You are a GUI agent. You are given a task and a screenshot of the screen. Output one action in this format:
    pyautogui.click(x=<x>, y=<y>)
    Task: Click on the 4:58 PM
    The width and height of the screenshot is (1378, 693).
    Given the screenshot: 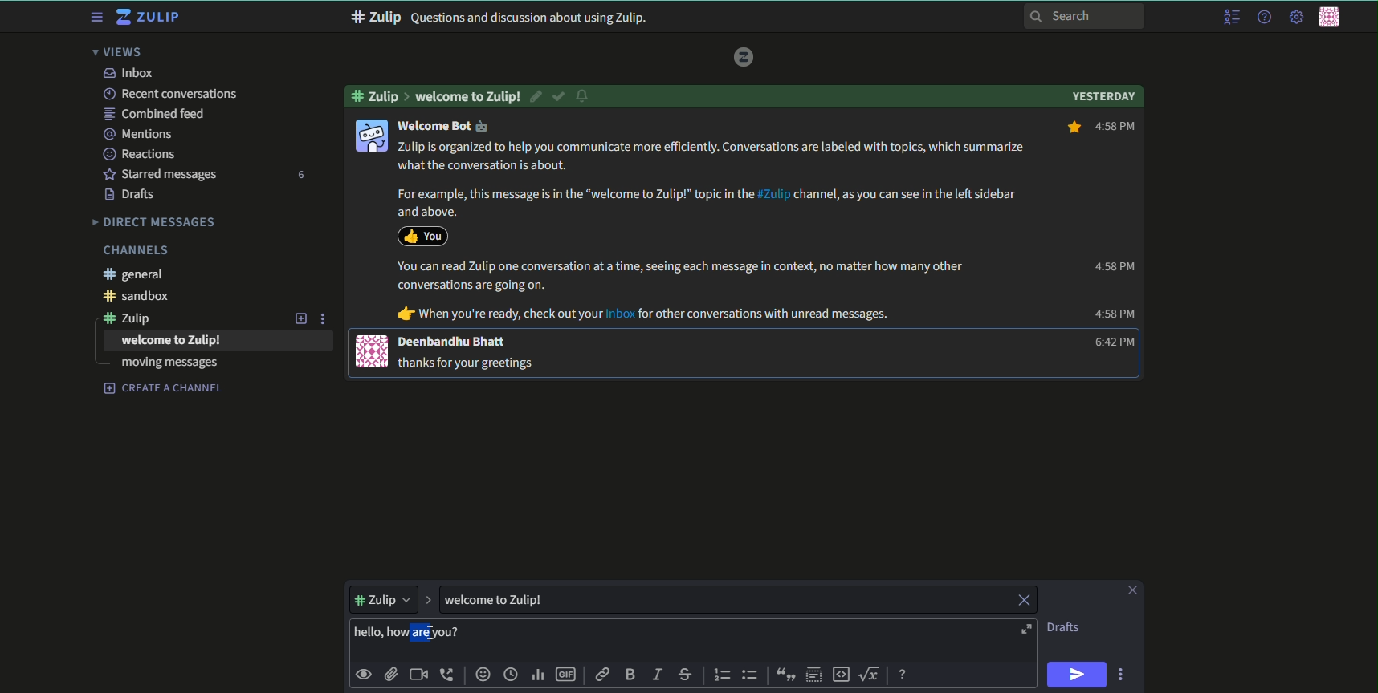 What is the action you would take?
    pyautogui.click(x=1101, y=128)
    